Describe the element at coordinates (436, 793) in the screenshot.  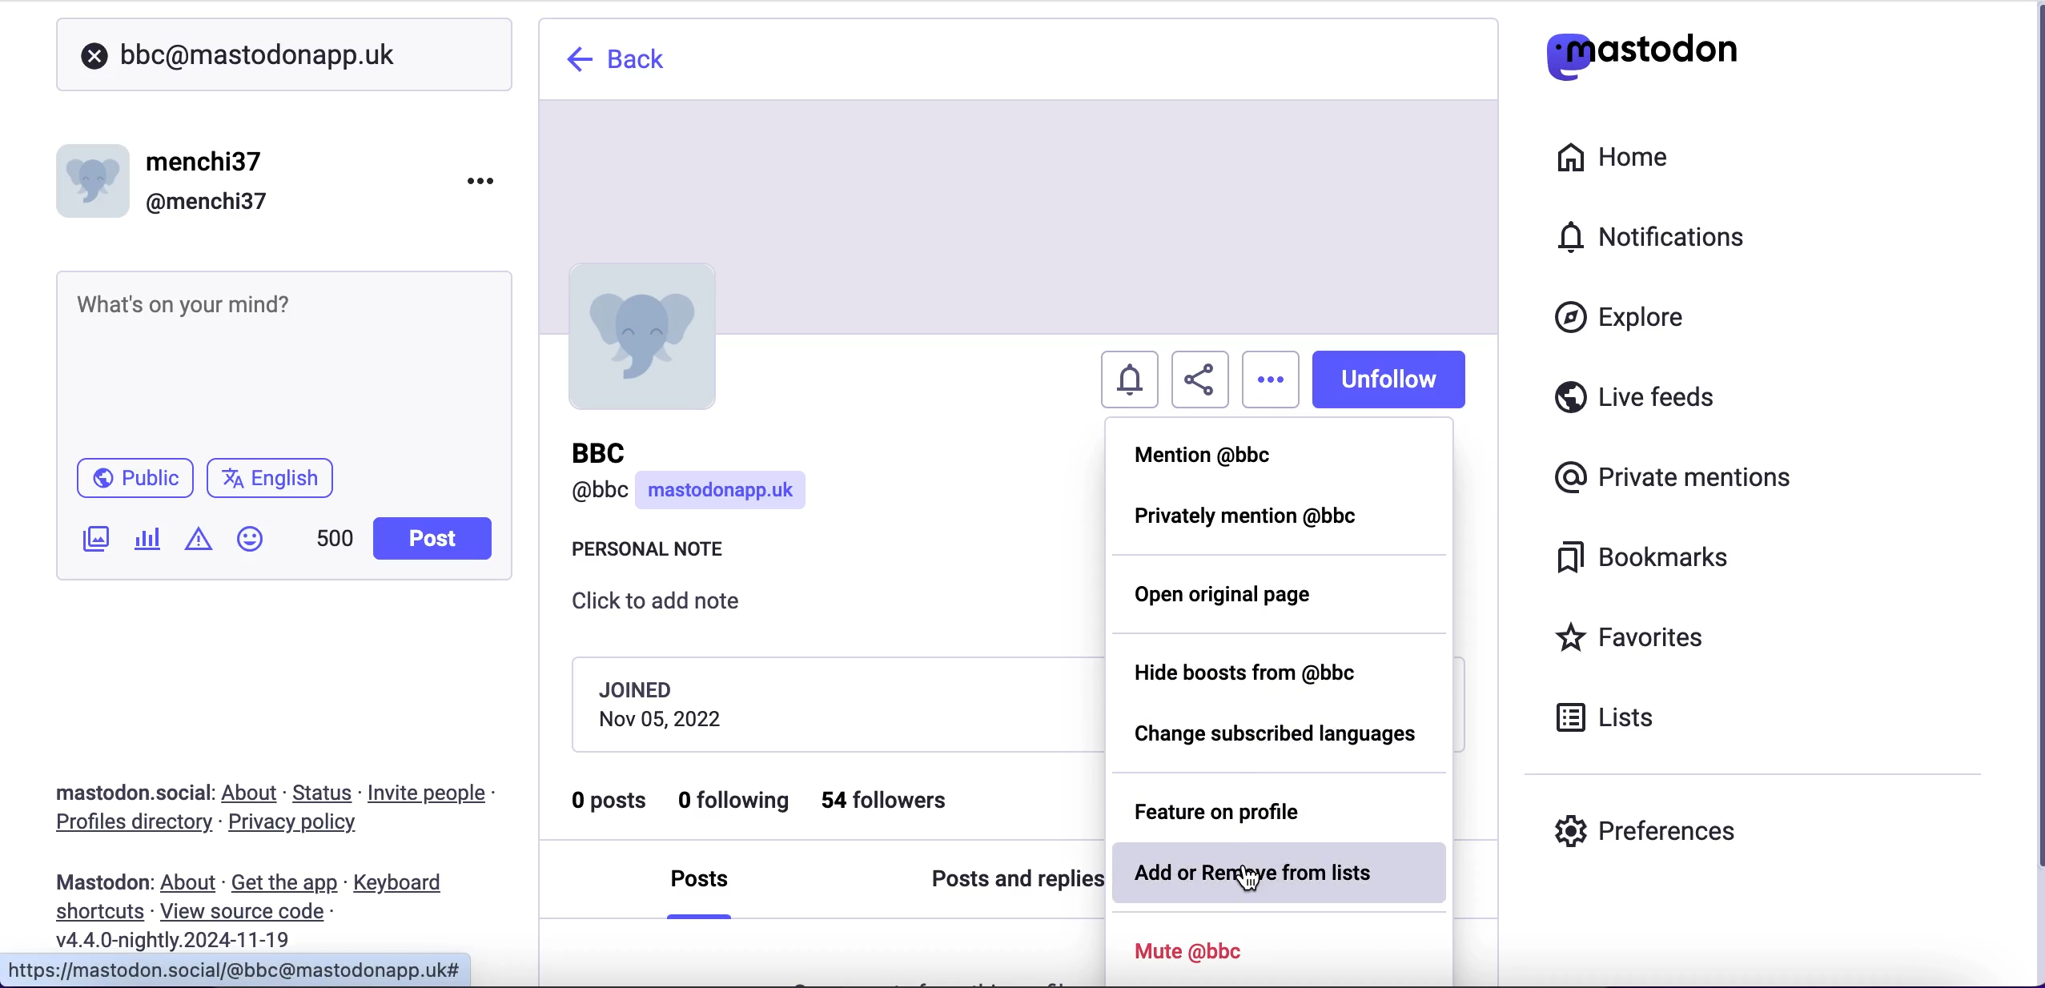
I see `invite people` at that location.